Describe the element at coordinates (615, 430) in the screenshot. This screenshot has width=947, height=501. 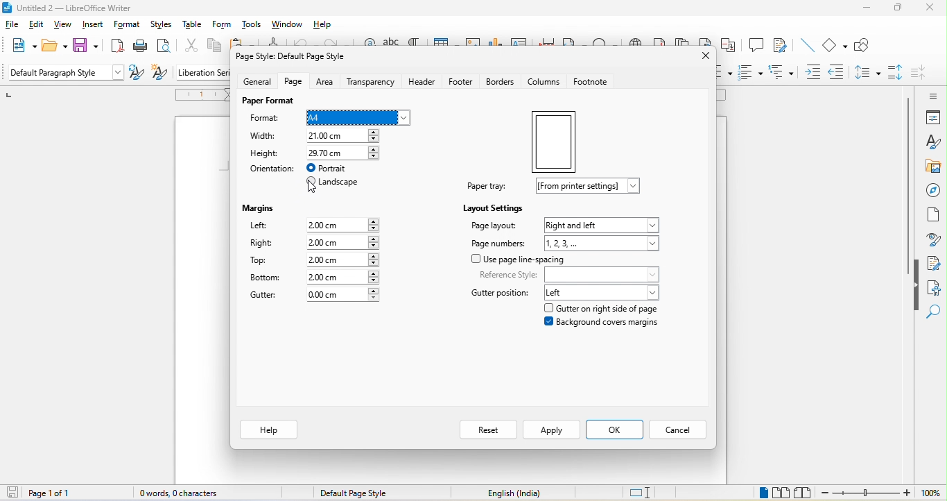
I see `ok` at that location.